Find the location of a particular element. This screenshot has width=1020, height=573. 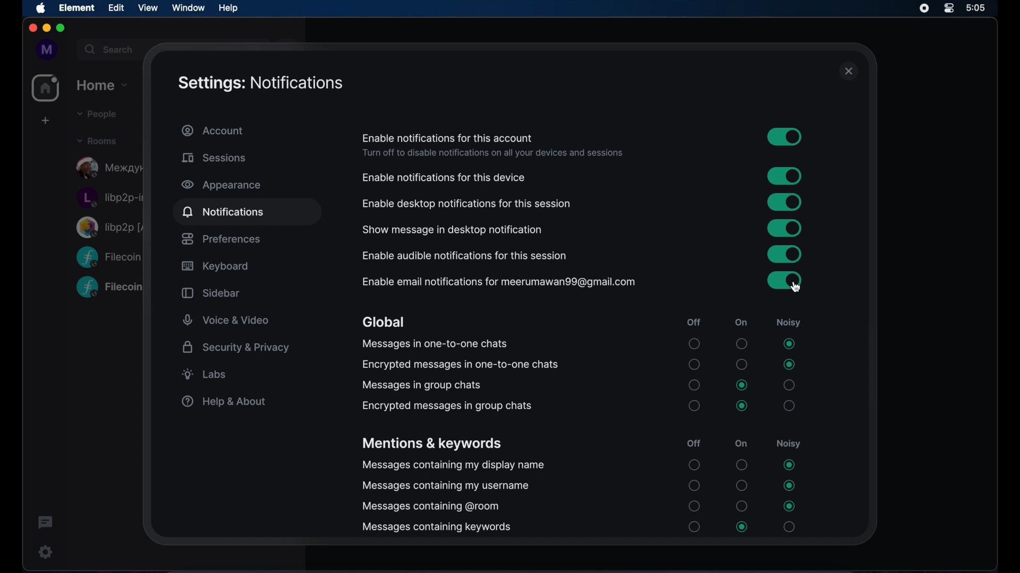

show message in desktop notification is located at coordinates (453, 230).